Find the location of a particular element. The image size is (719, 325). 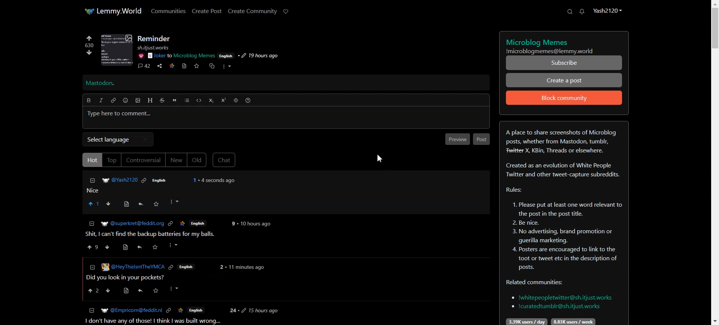

Did you look in your pockets? is located at coordinates (127, 277).